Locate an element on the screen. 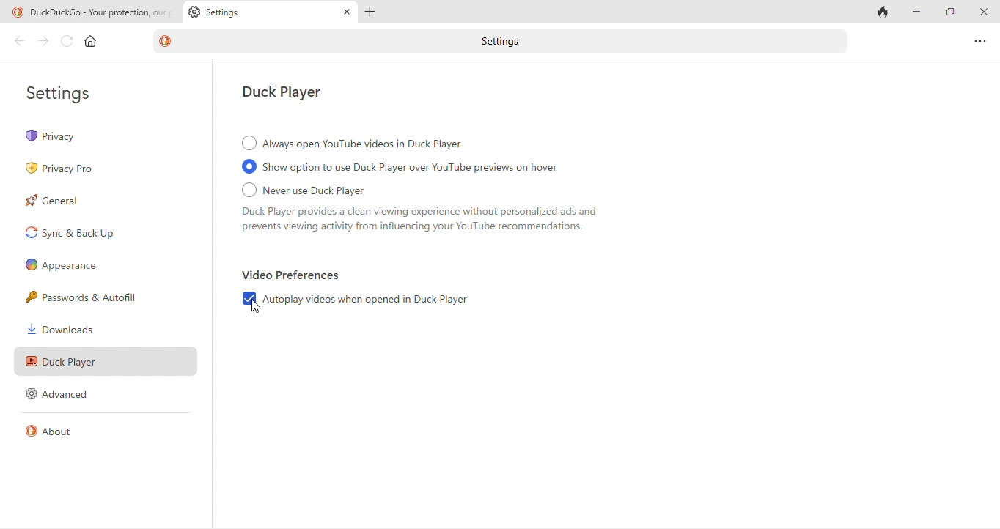 Image resolution: width=1000 pixels, height=529 pixels. downloads is located at coordinates (70, 329).